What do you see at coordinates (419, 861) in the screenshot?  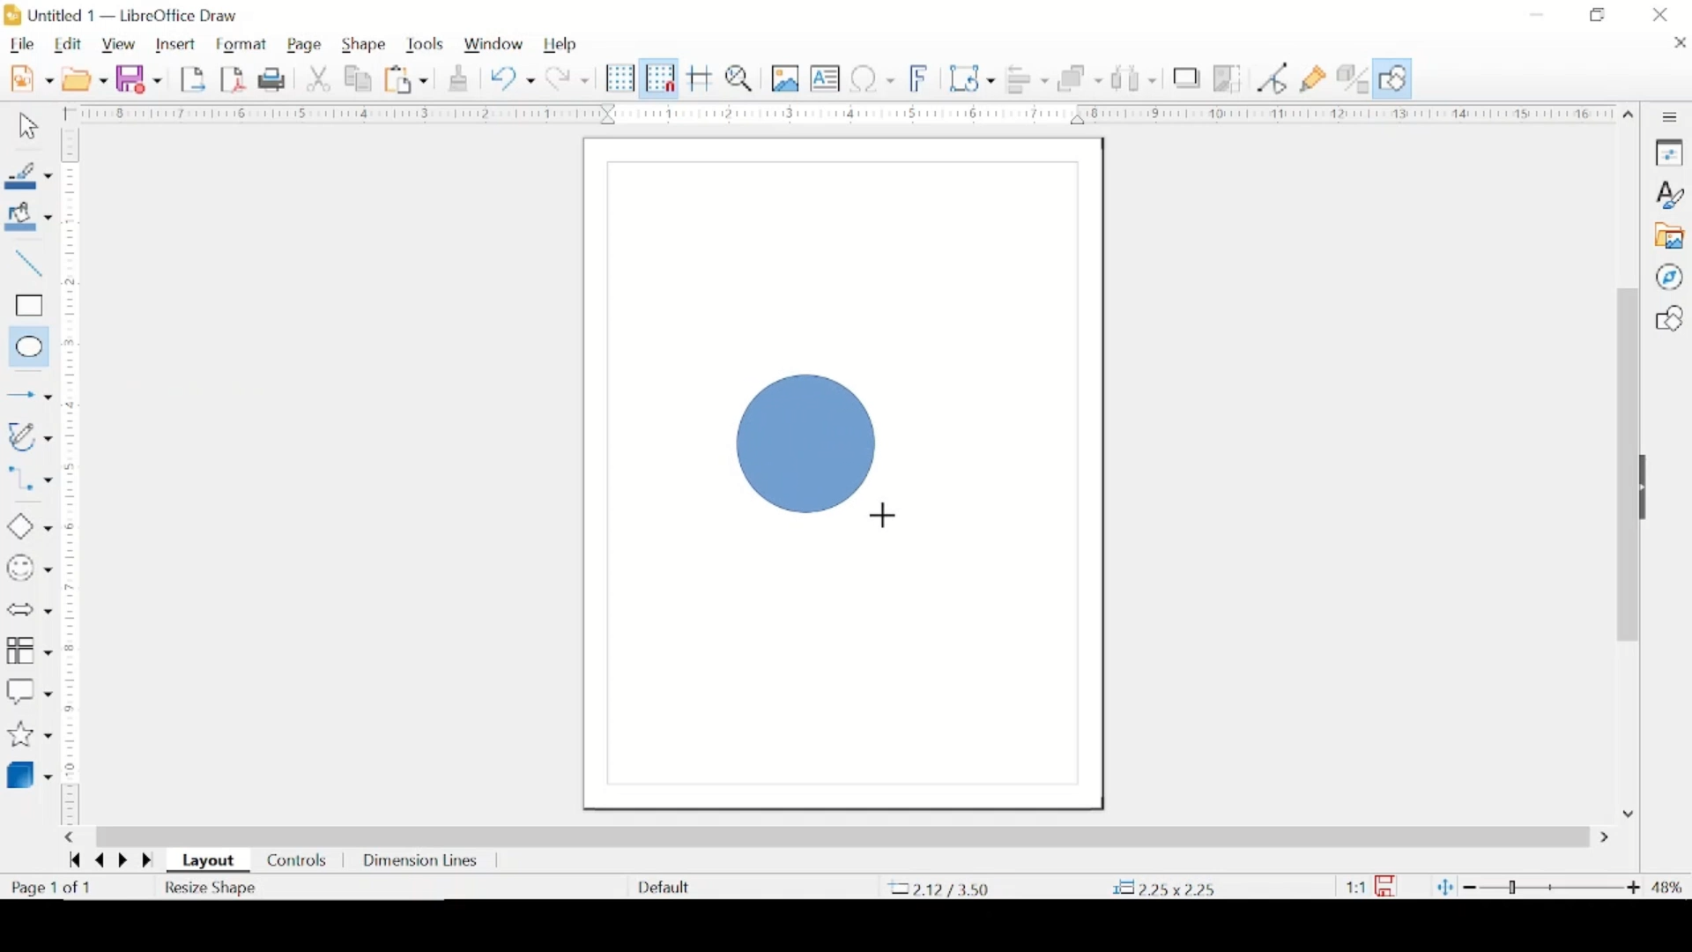 I see `dimension lines` at bounding box center [419, 861].